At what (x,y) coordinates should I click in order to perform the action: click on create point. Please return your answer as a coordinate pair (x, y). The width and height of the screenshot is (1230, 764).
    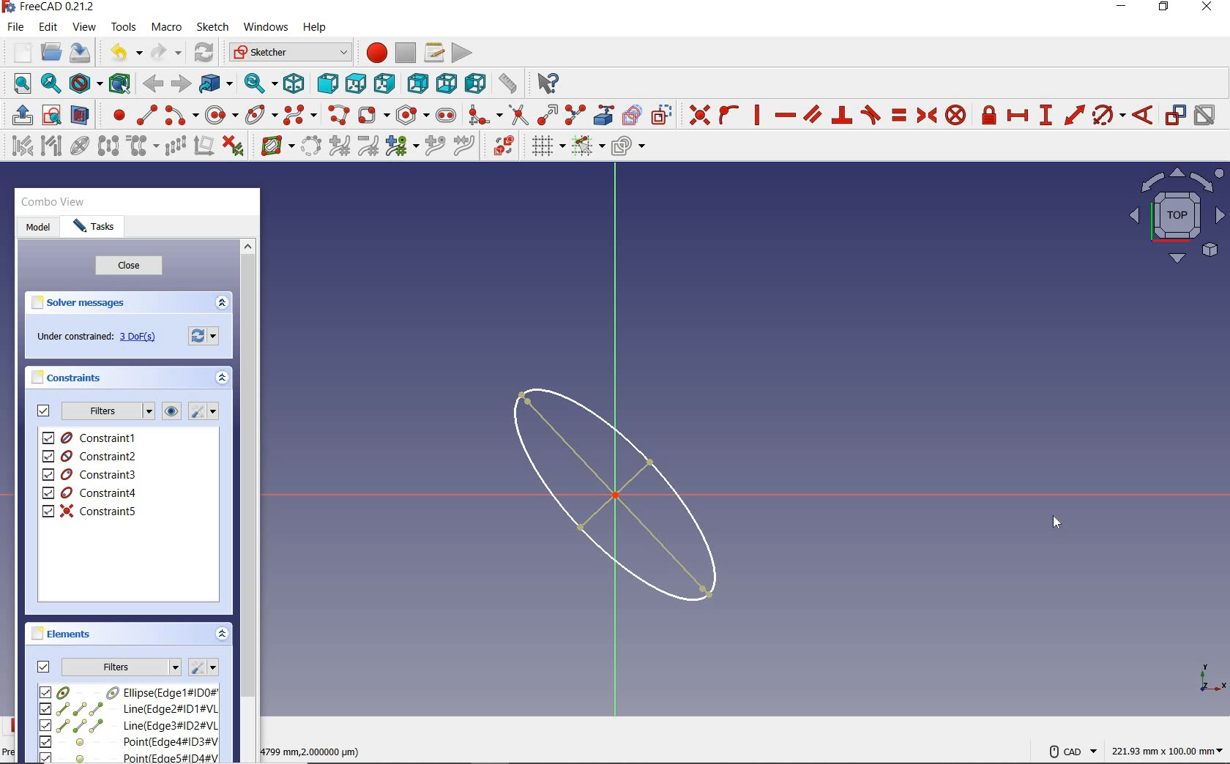
    Looking at the image, I should click on (116, 115).